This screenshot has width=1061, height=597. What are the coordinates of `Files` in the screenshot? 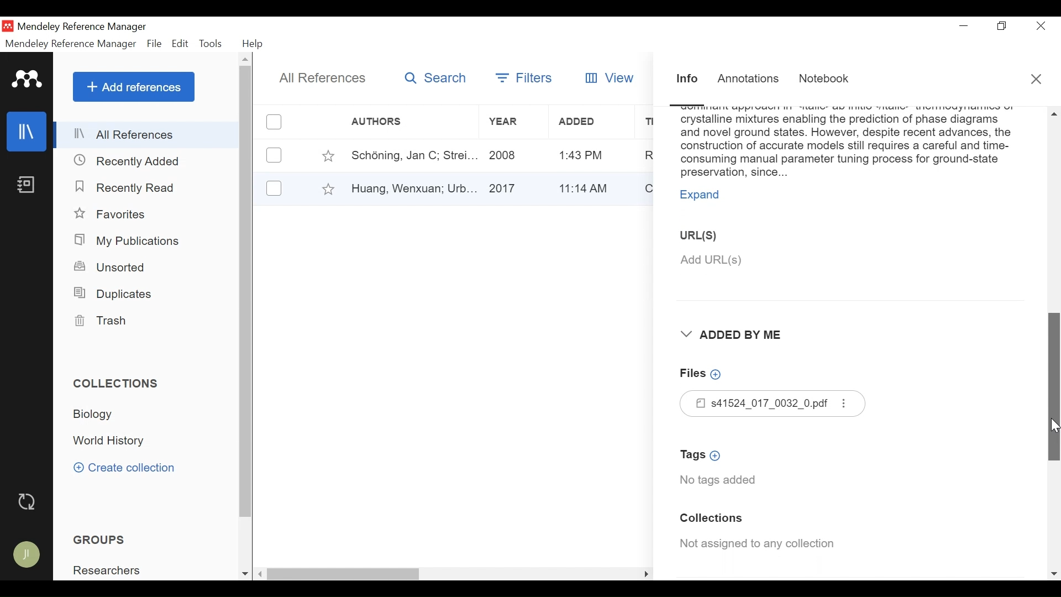 It's located at (774, 404).